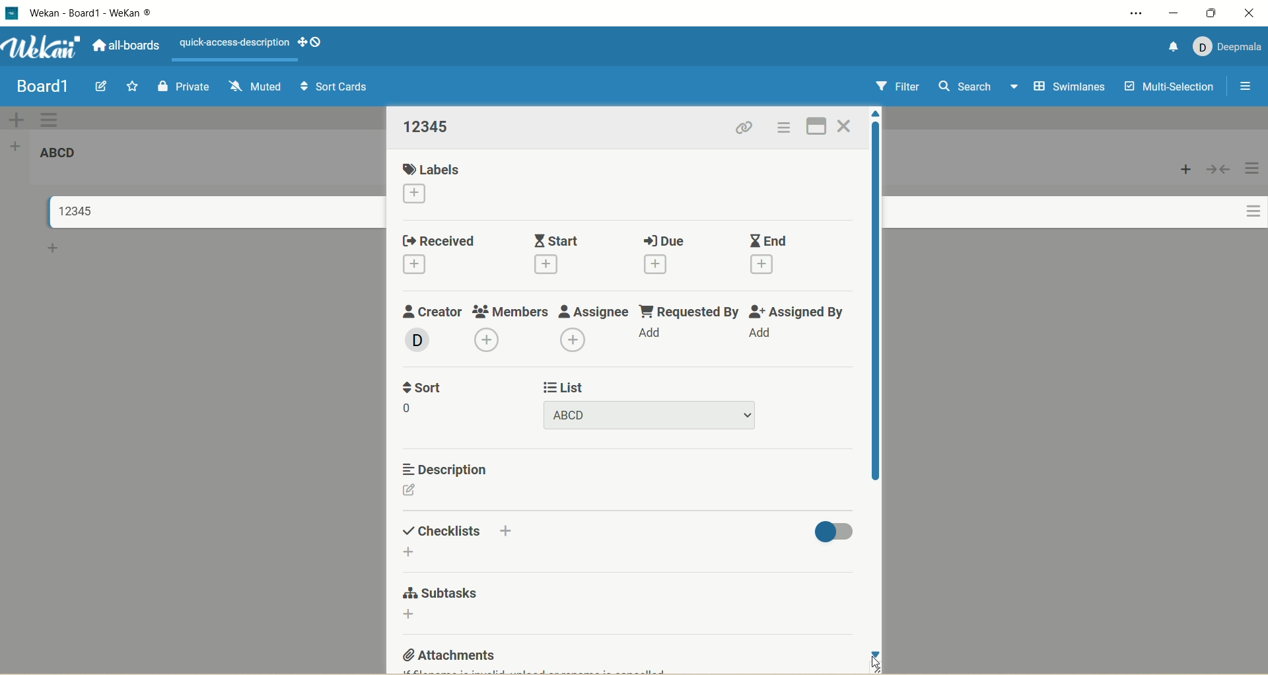 The height and width of the screenshot is (675, 1268). I want to click on list, so click(564, 386).